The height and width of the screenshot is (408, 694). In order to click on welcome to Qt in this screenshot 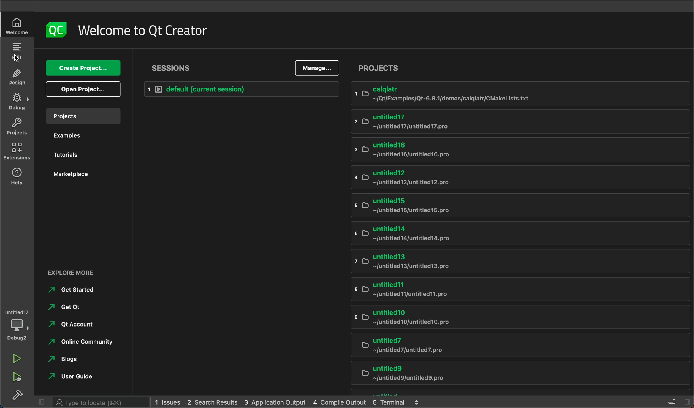, I will do `click(144, 30)`.